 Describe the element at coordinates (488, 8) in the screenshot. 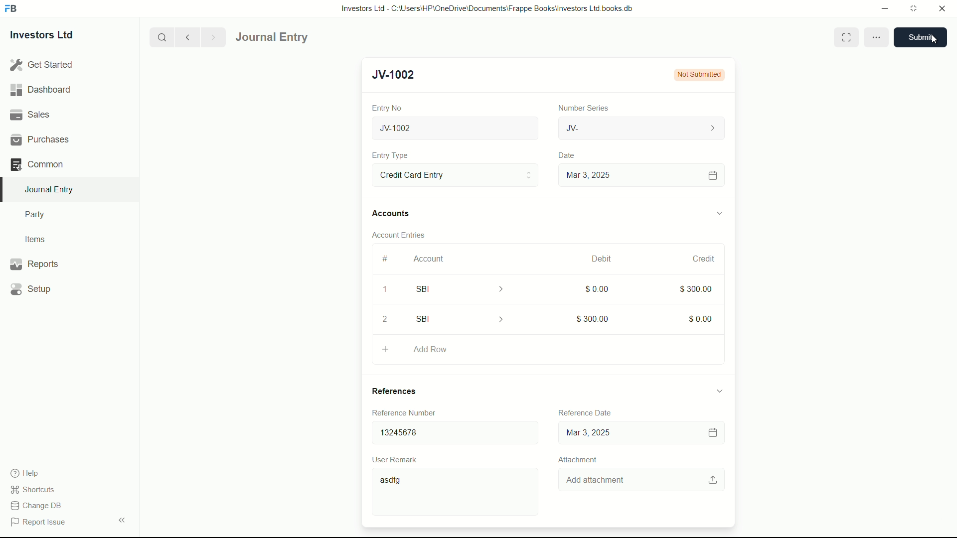

I see `Investors Ltd - C:\Users\HP\OneDrive\Documents\Frappe Books\Investors Ltd books.db` at that location.